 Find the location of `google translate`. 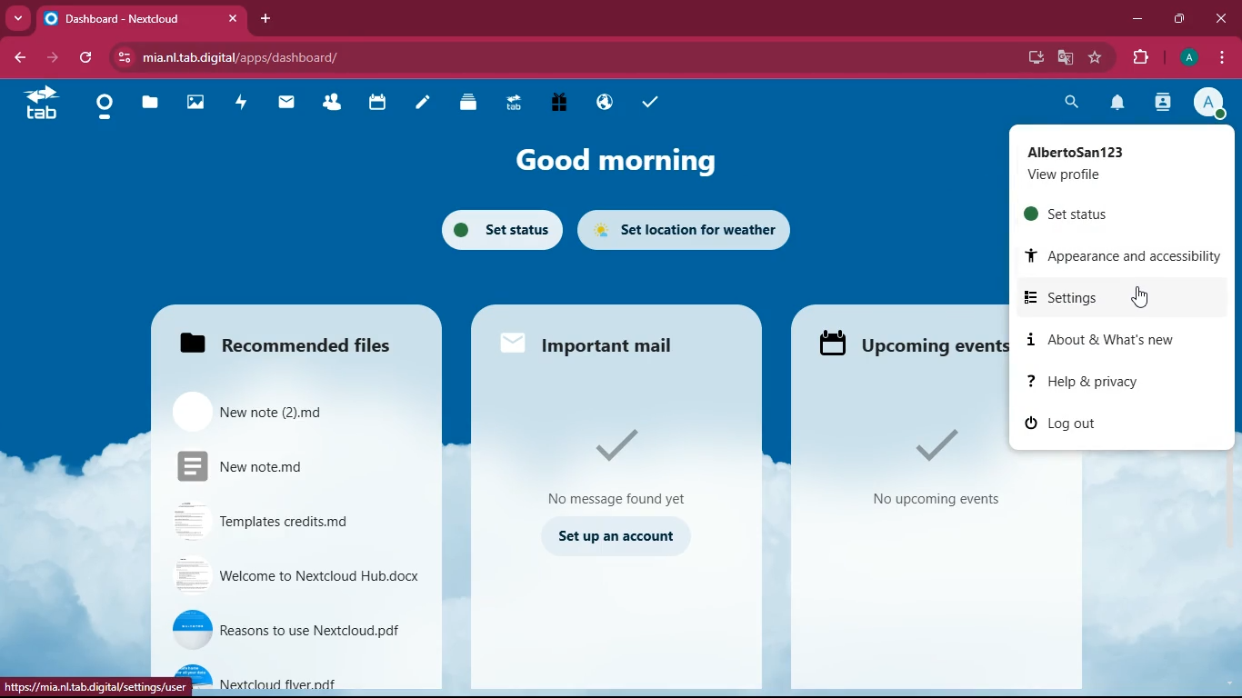

google translate is located at coordinates (1064, 58).